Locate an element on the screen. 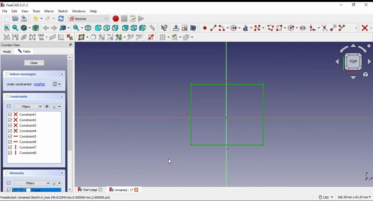 The height and width of the screenshot is (201, 373). file is located at coordinates (5, 11).